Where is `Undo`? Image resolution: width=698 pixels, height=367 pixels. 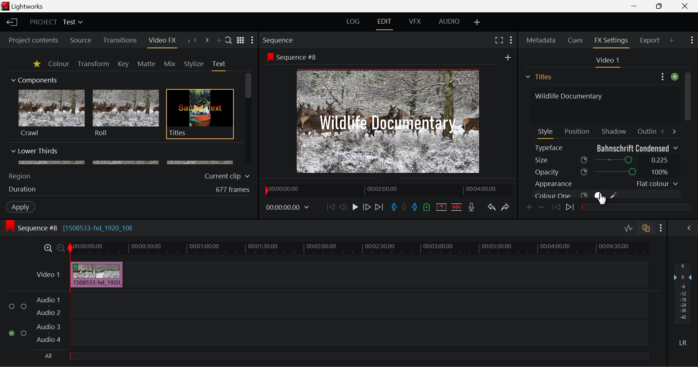 Undo is located at coordinates (492, 208).